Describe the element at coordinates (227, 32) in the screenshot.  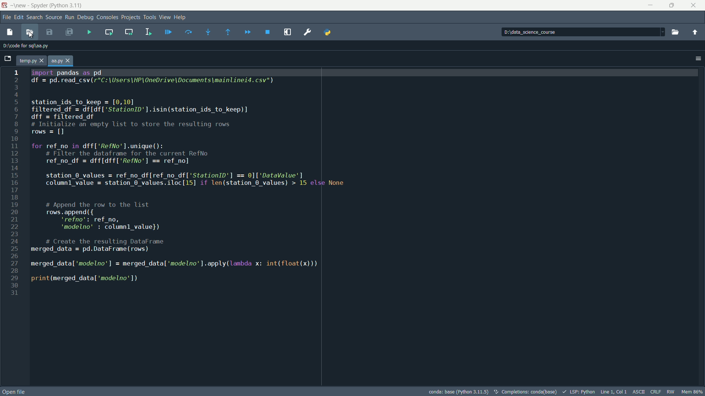
I see `Execute until function or method returns` at that location.